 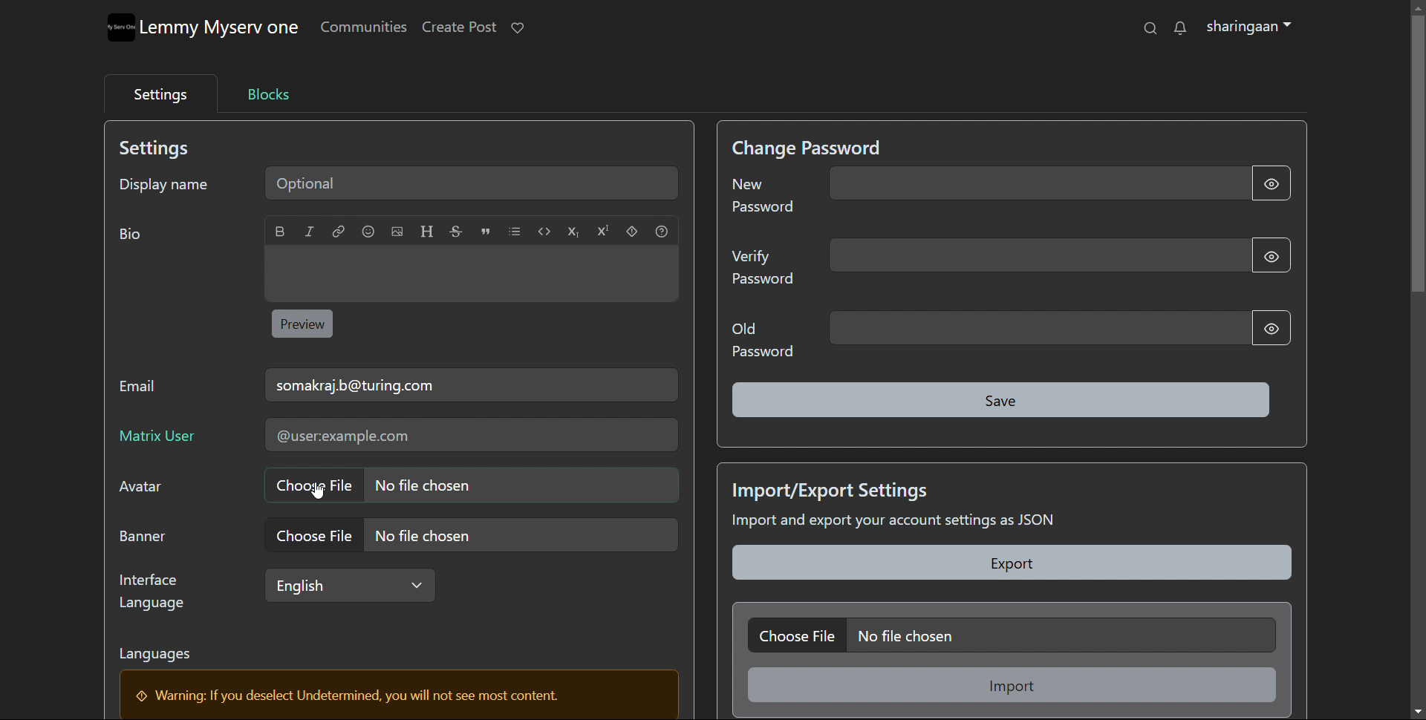 What do you see at coordinates (456, 231) in the screenshot?
I see `strikethrough` at bounding box center [456, 231].